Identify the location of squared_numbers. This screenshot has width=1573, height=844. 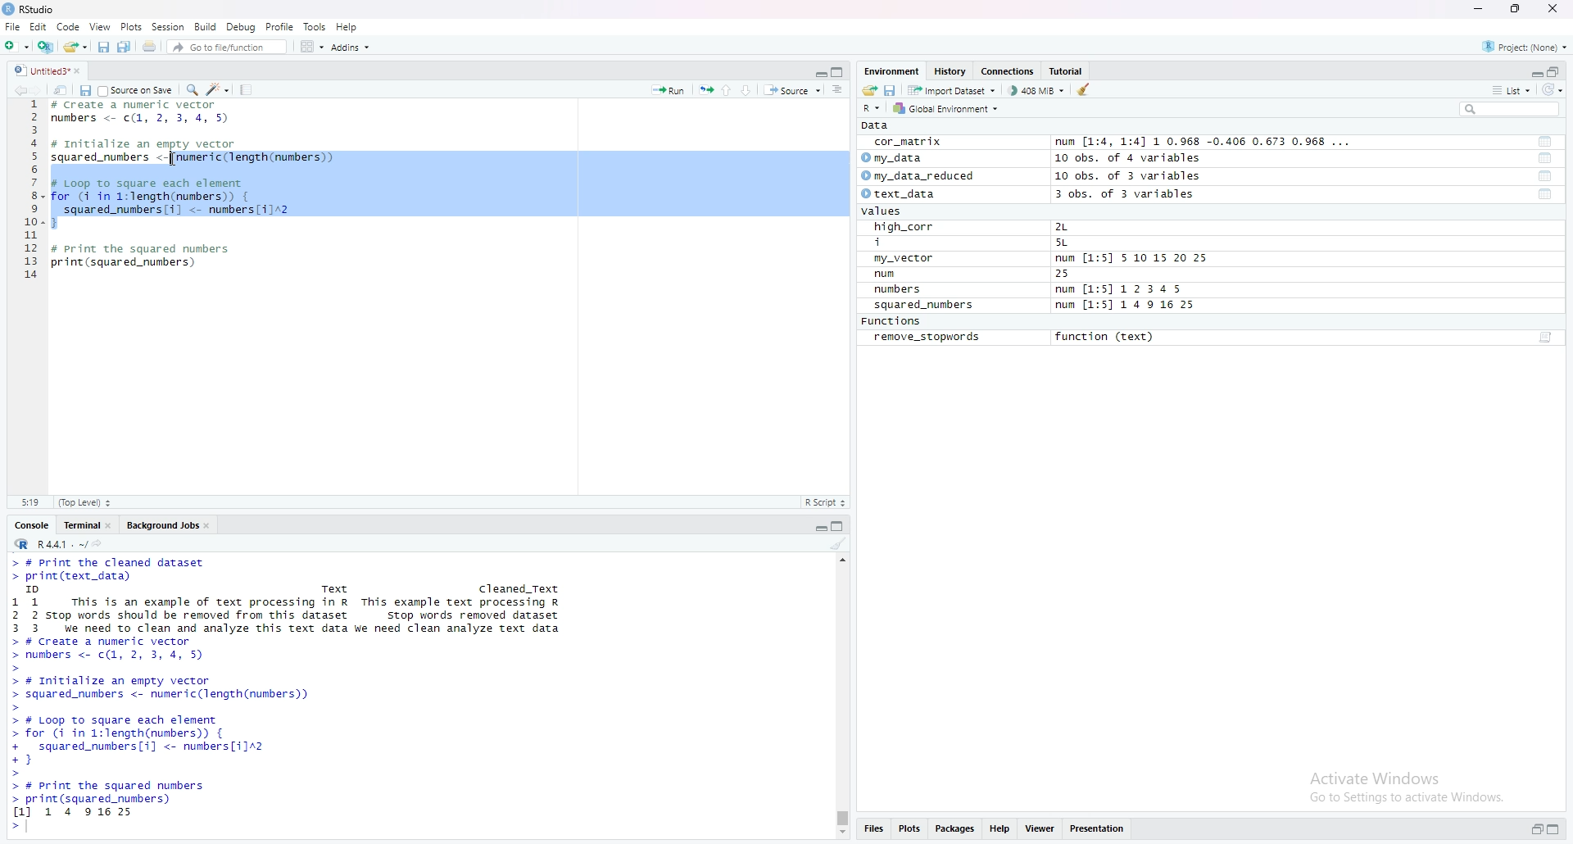
(925, 307).